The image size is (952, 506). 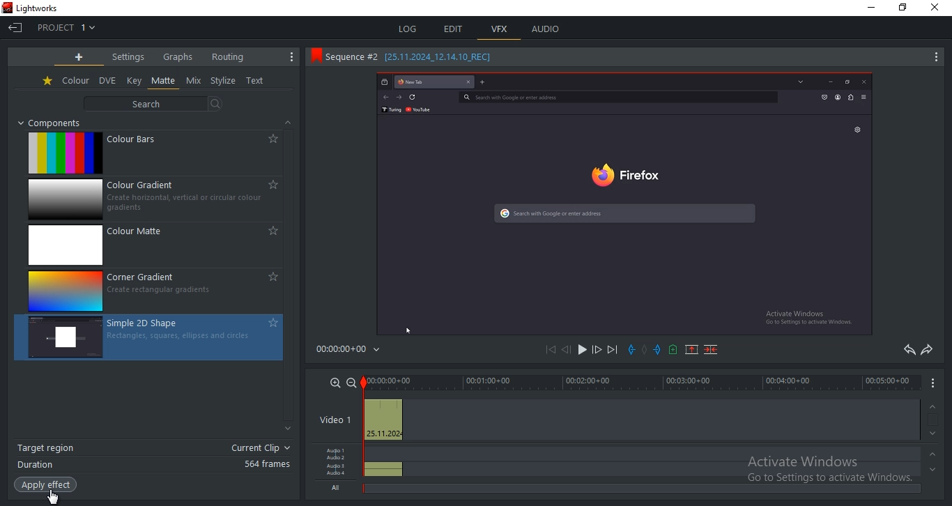 I want to click on next, so click(x=613, y=350).